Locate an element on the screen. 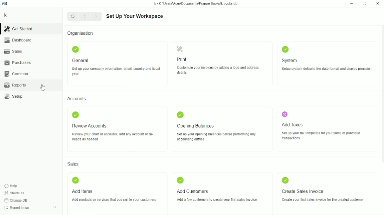 The width and height of the screenshot is (384, 215). FB is located at coordinates (5, 4).